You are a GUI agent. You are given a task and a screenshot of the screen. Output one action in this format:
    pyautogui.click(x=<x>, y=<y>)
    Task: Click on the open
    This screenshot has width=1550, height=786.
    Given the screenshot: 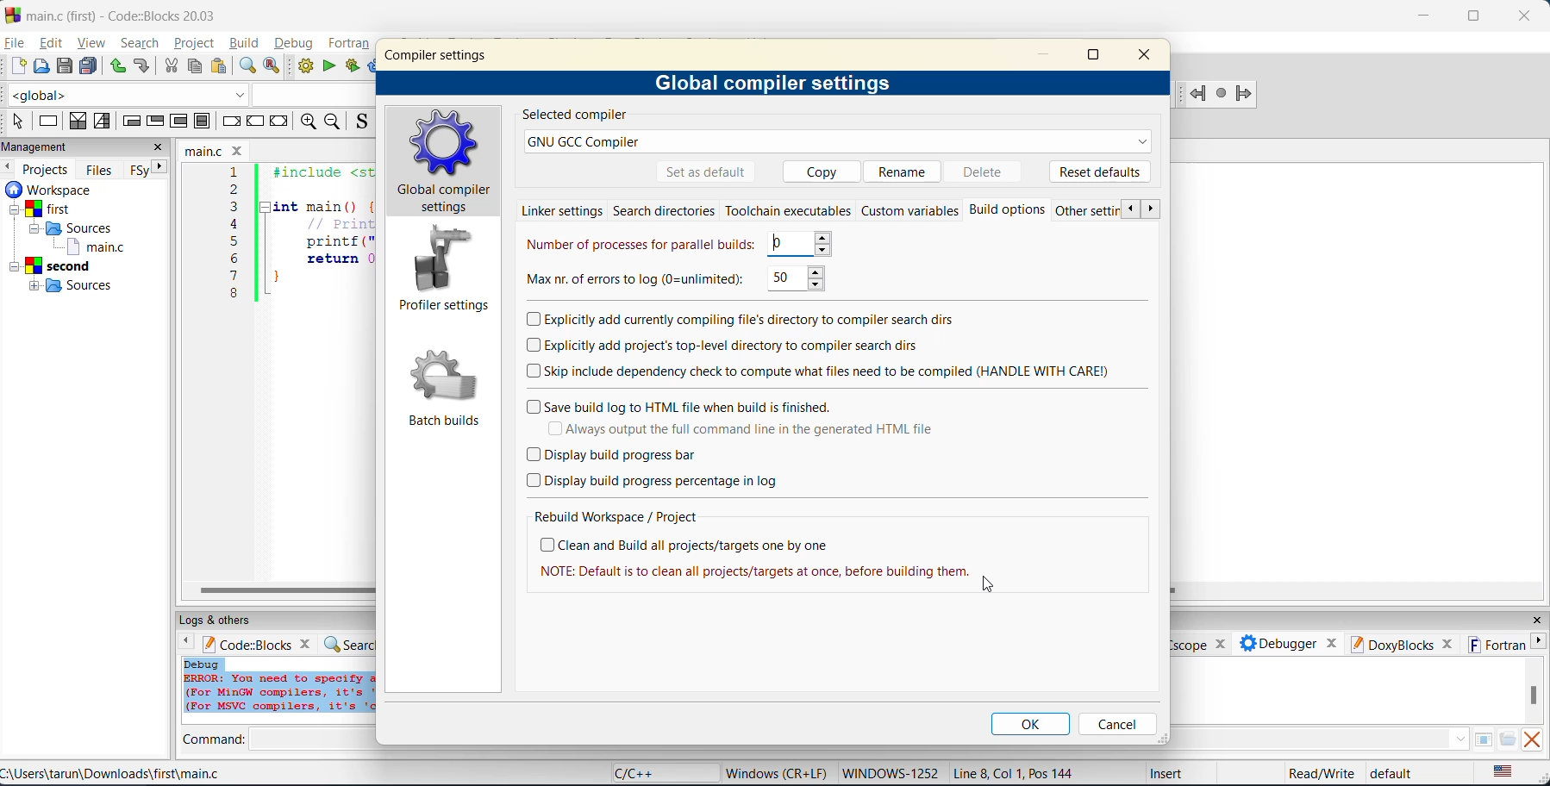 What is the action you would take?
    pyautogui.click(x=43, y=67)
    